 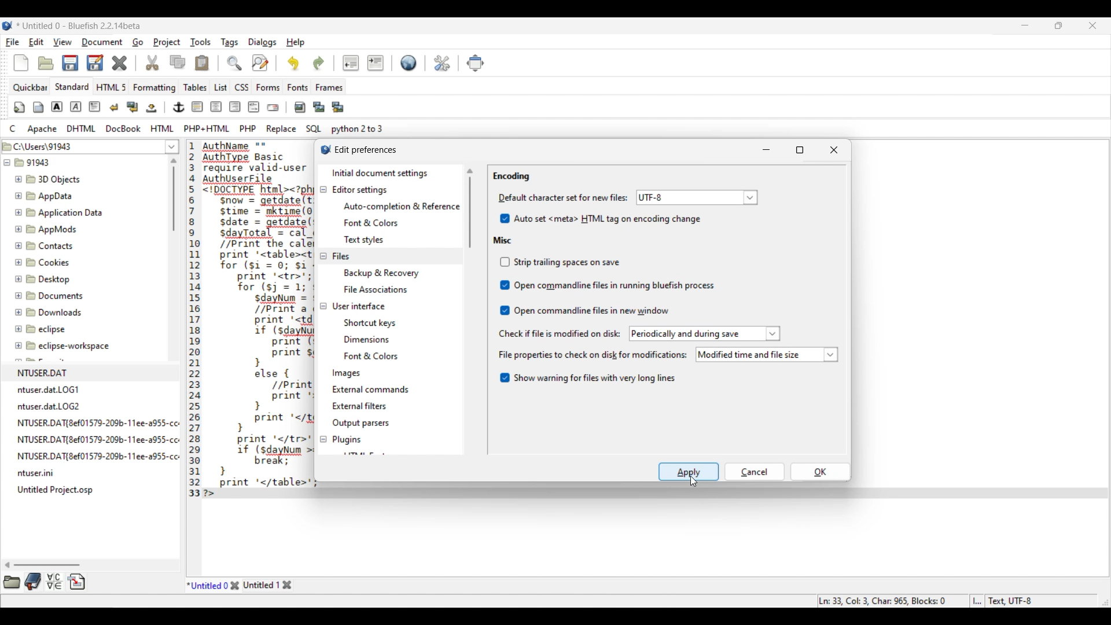 What do you see at coordinates (323, 315) in the screenshot?
I see `Collapse` at bounding box center [323, 315].